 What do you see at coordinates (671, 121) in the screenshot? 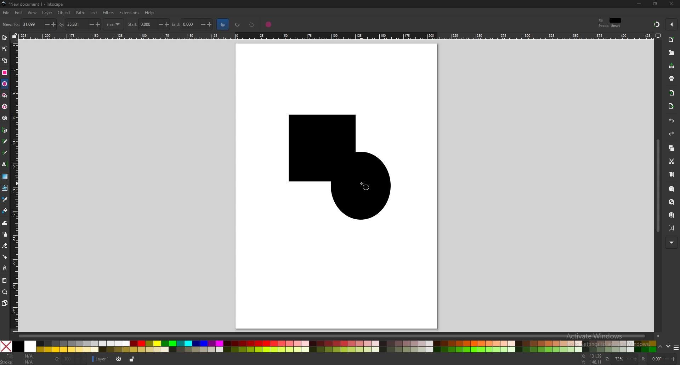
I see `undo` at bounding box center [671, 121].